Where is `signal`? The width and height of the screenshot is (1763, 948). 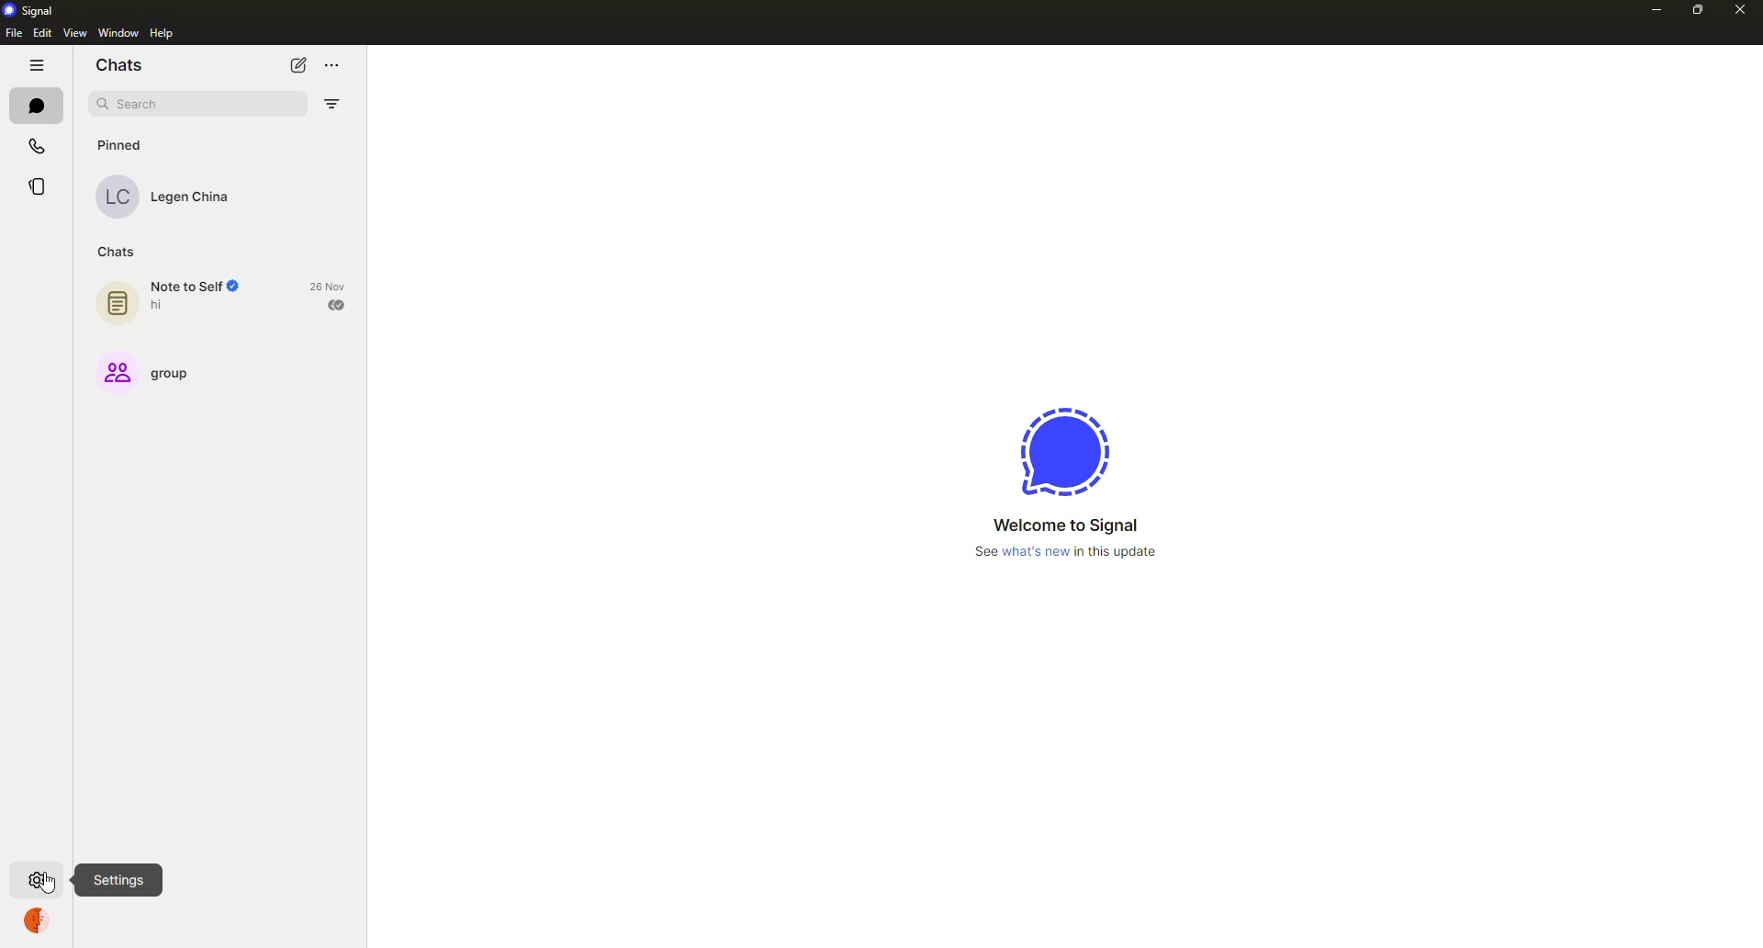 signal is located at coordinates (29, 9).